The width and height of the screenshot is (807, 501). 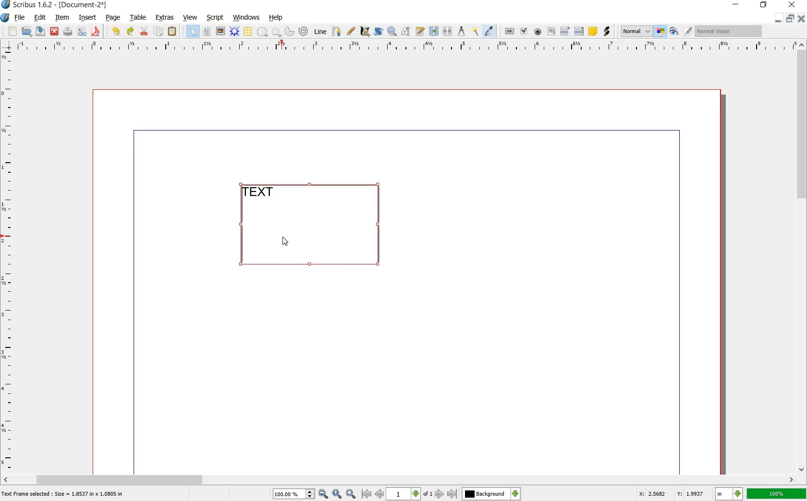 I want to click on 100%, so click(x=289, y=494).